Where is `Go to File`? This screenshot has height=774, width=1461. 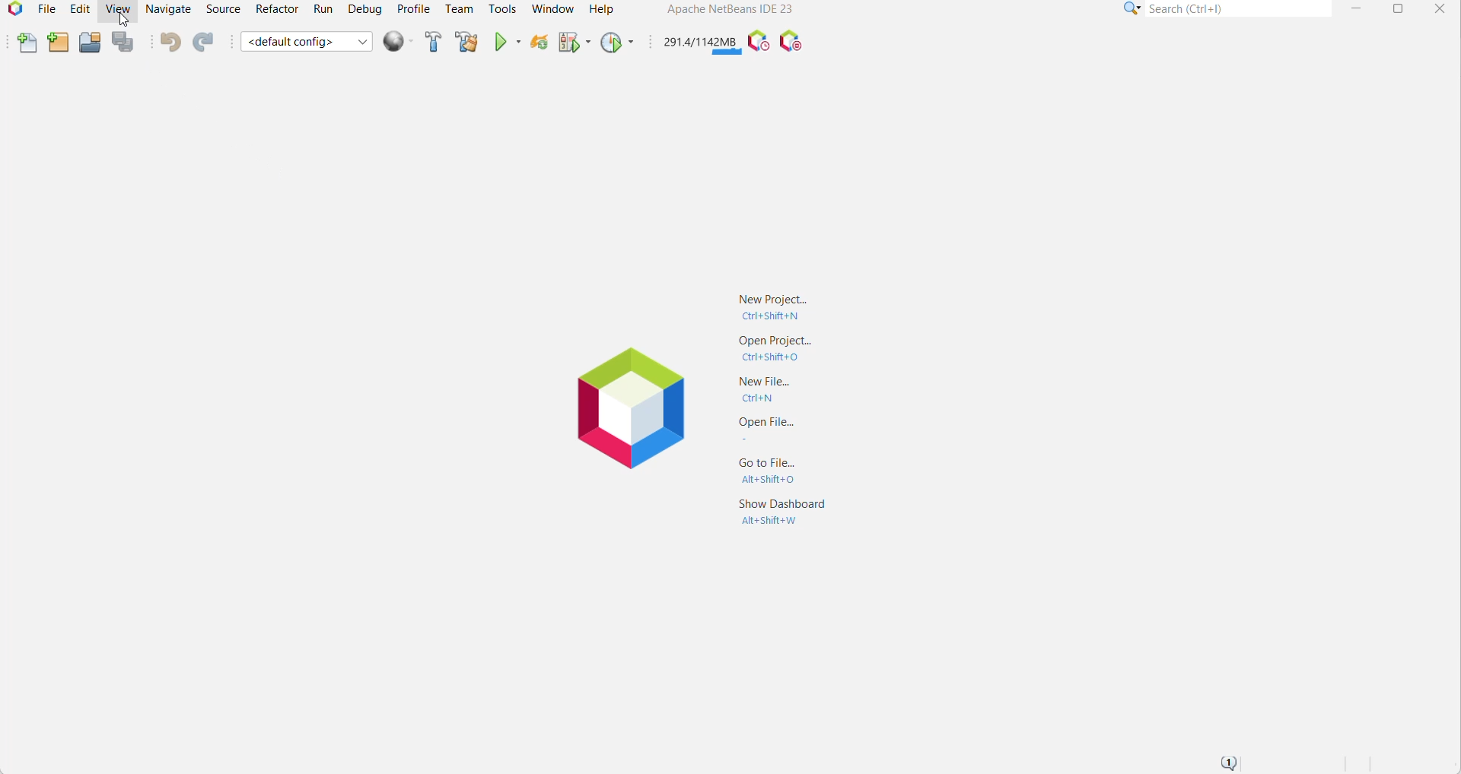 Go to File is located at coordinates (776, 469).